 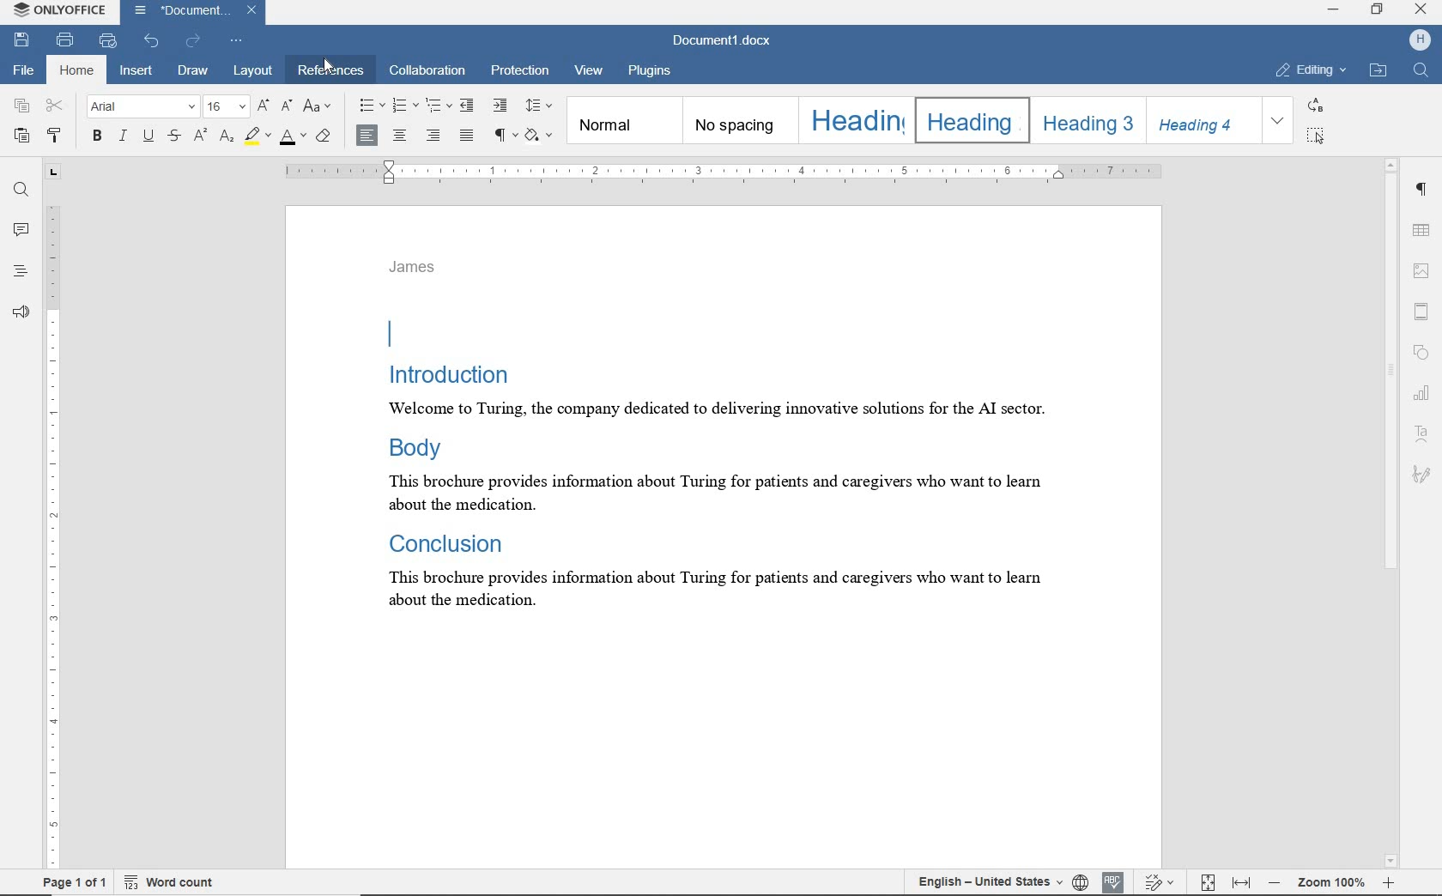 What do you see at coordinates (238, 41) in the screenshot?
I see `customize quick access toolbar` at bounding box center [238, 41].